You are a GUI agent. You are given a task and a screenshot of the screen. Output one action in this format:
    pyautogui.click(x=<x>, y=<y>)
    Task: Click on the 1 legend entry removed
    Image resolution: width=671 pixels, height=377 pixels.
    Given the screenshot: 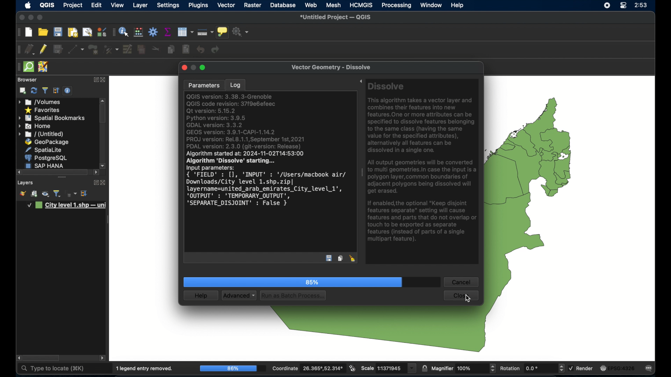 What is the action you would take?
    pyautogui.click(x=145, y=369)
    